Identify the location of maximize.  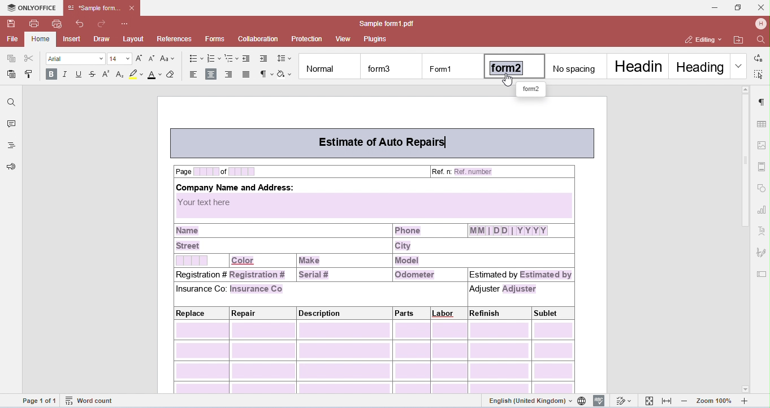
(737, 7).